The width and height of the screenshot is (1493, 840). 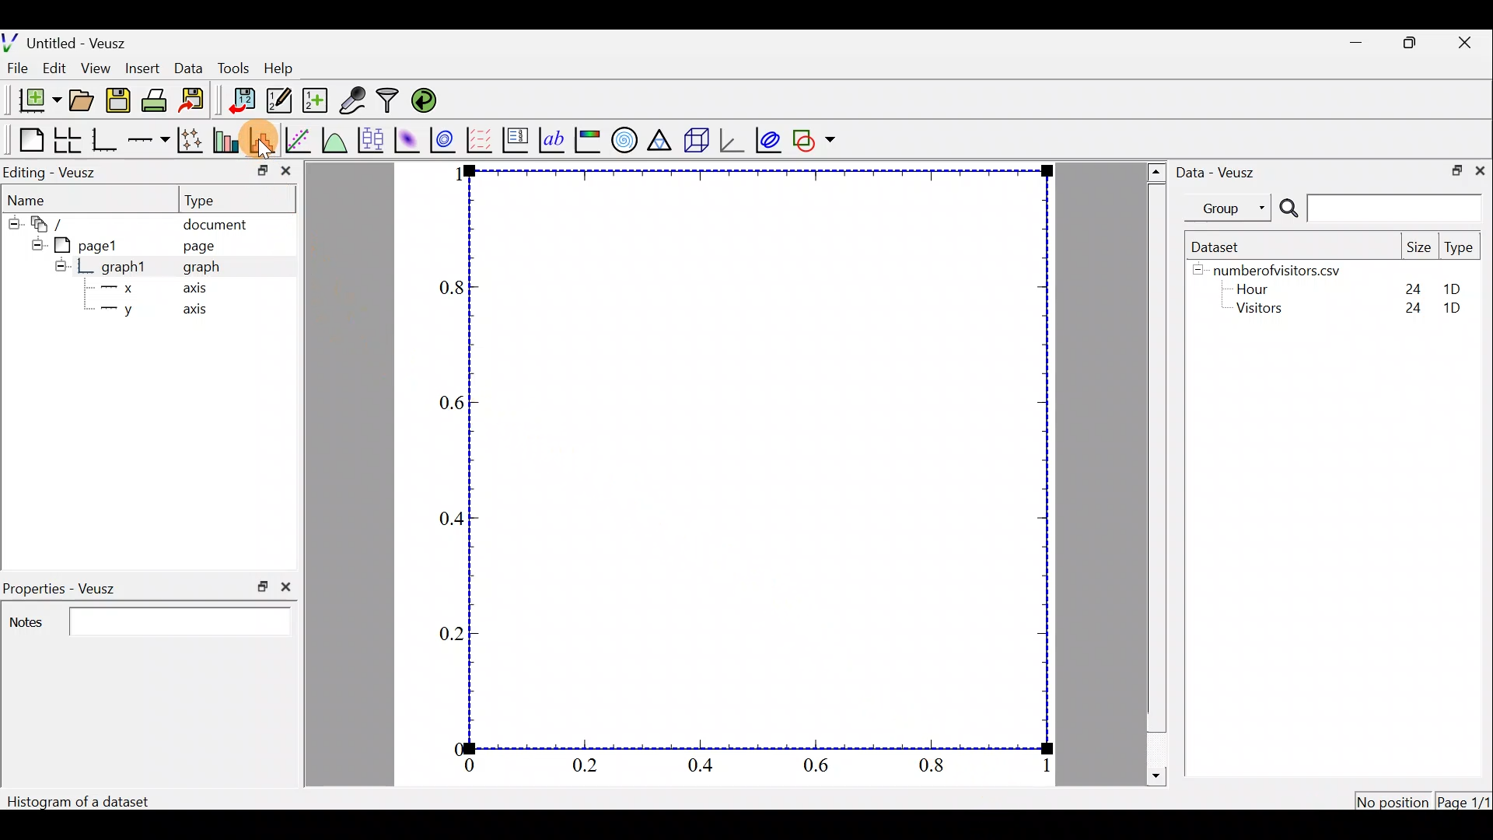 I want to click on 0.4, so click(x=453, y=515).